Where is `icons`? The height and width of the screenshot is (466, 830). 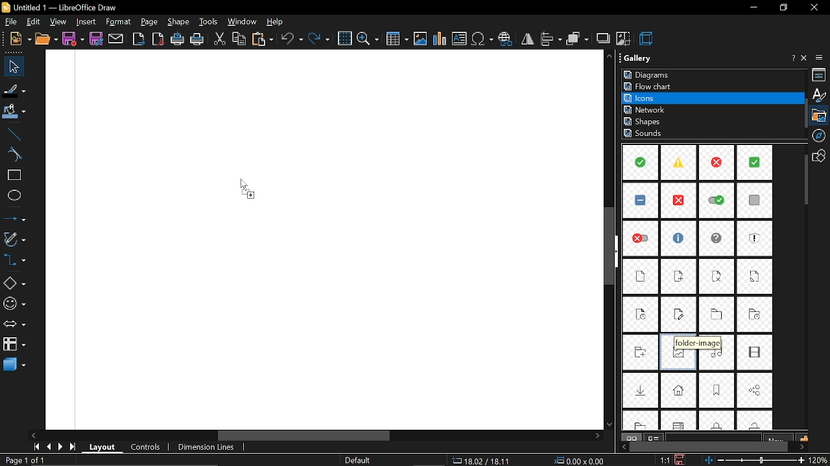
icons is located at coordinates (648, 98).